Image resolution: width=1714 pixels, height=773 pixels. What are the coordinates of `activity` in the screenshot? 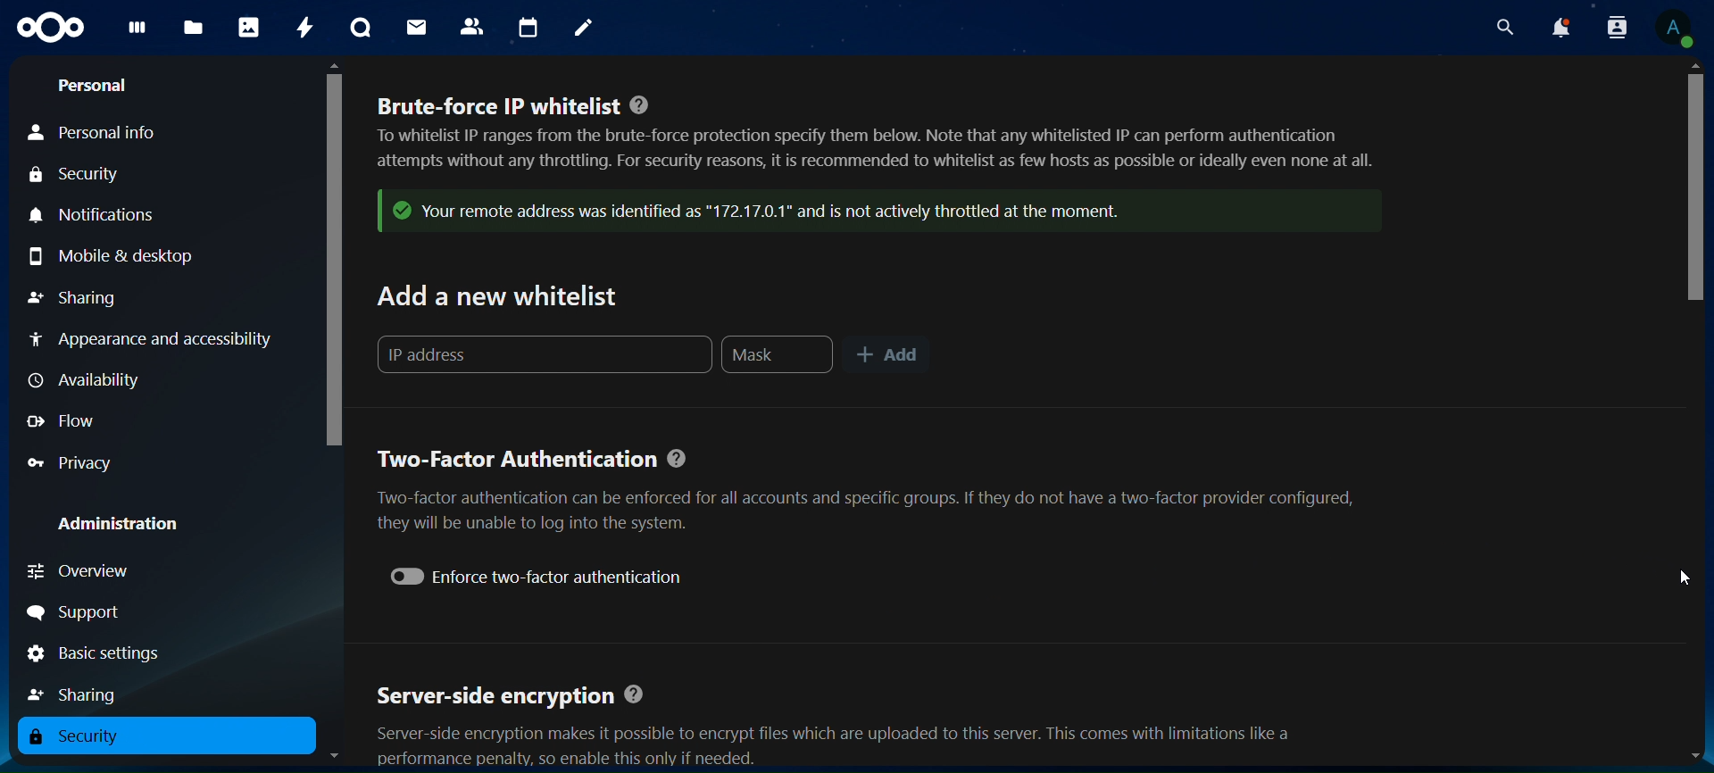 It's located at (304, 27).